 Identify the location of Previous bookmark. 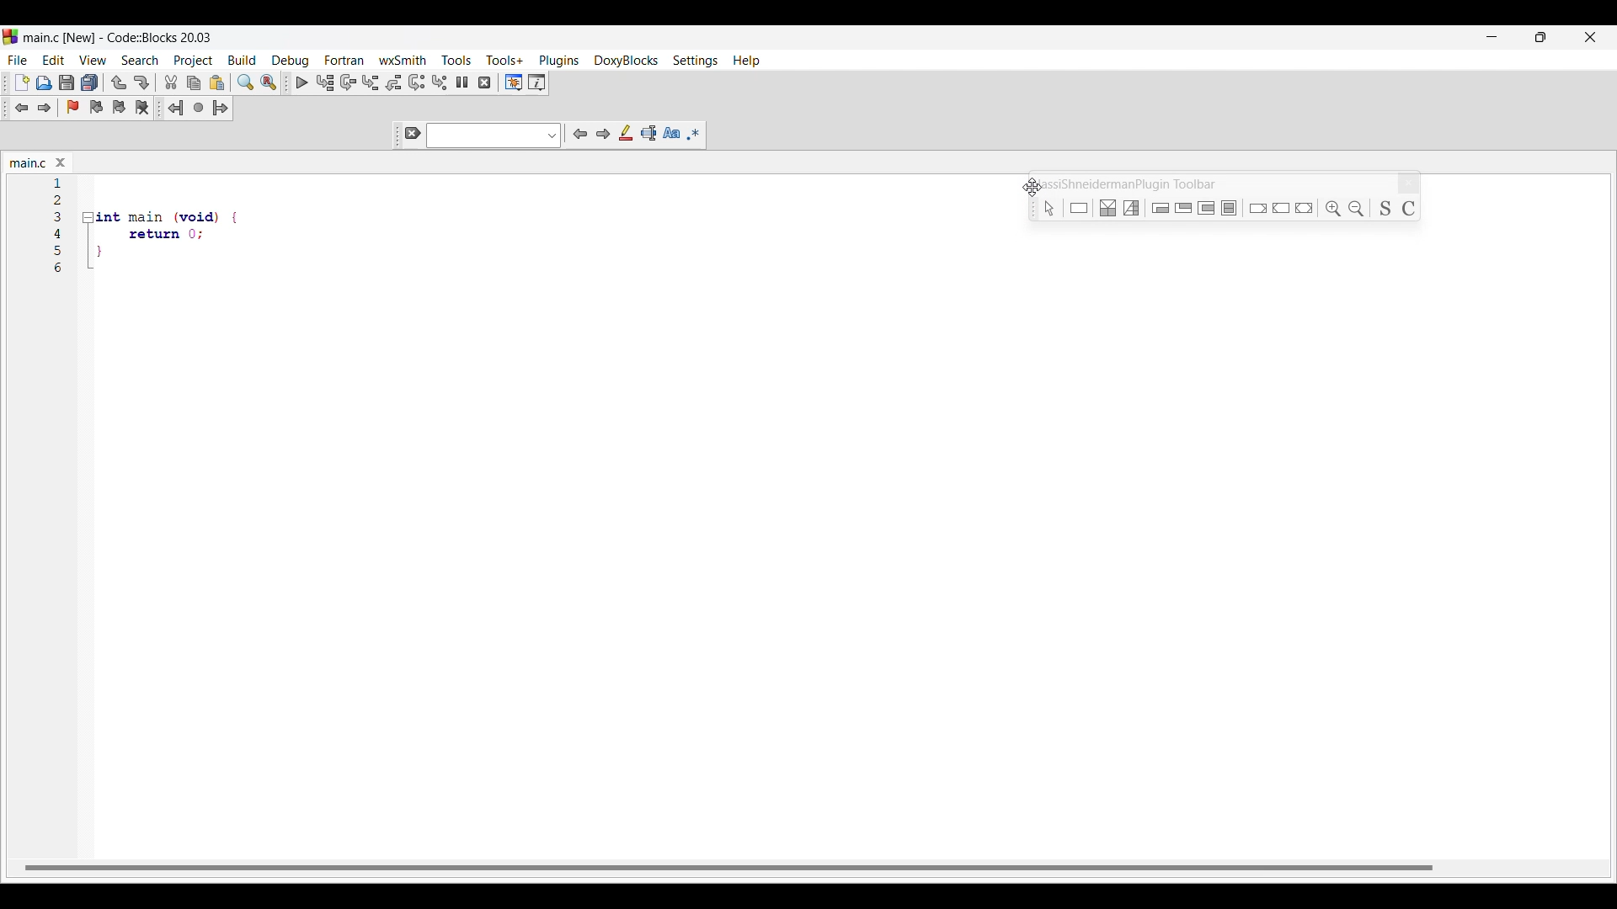
(97, 107).